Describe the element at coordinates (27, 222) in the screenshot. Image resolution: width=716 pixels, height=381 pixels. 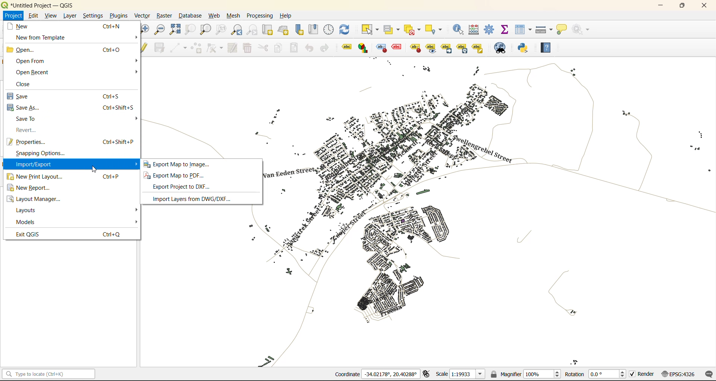
I see `models` at that location.